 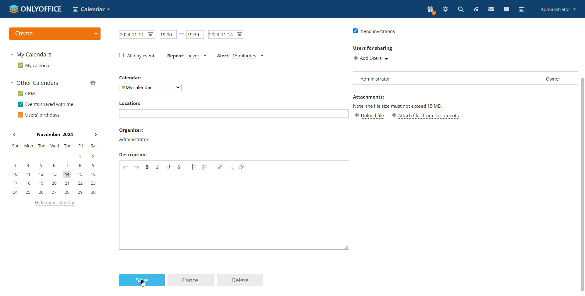 I want to click on underline, so click(x=168, y=167).